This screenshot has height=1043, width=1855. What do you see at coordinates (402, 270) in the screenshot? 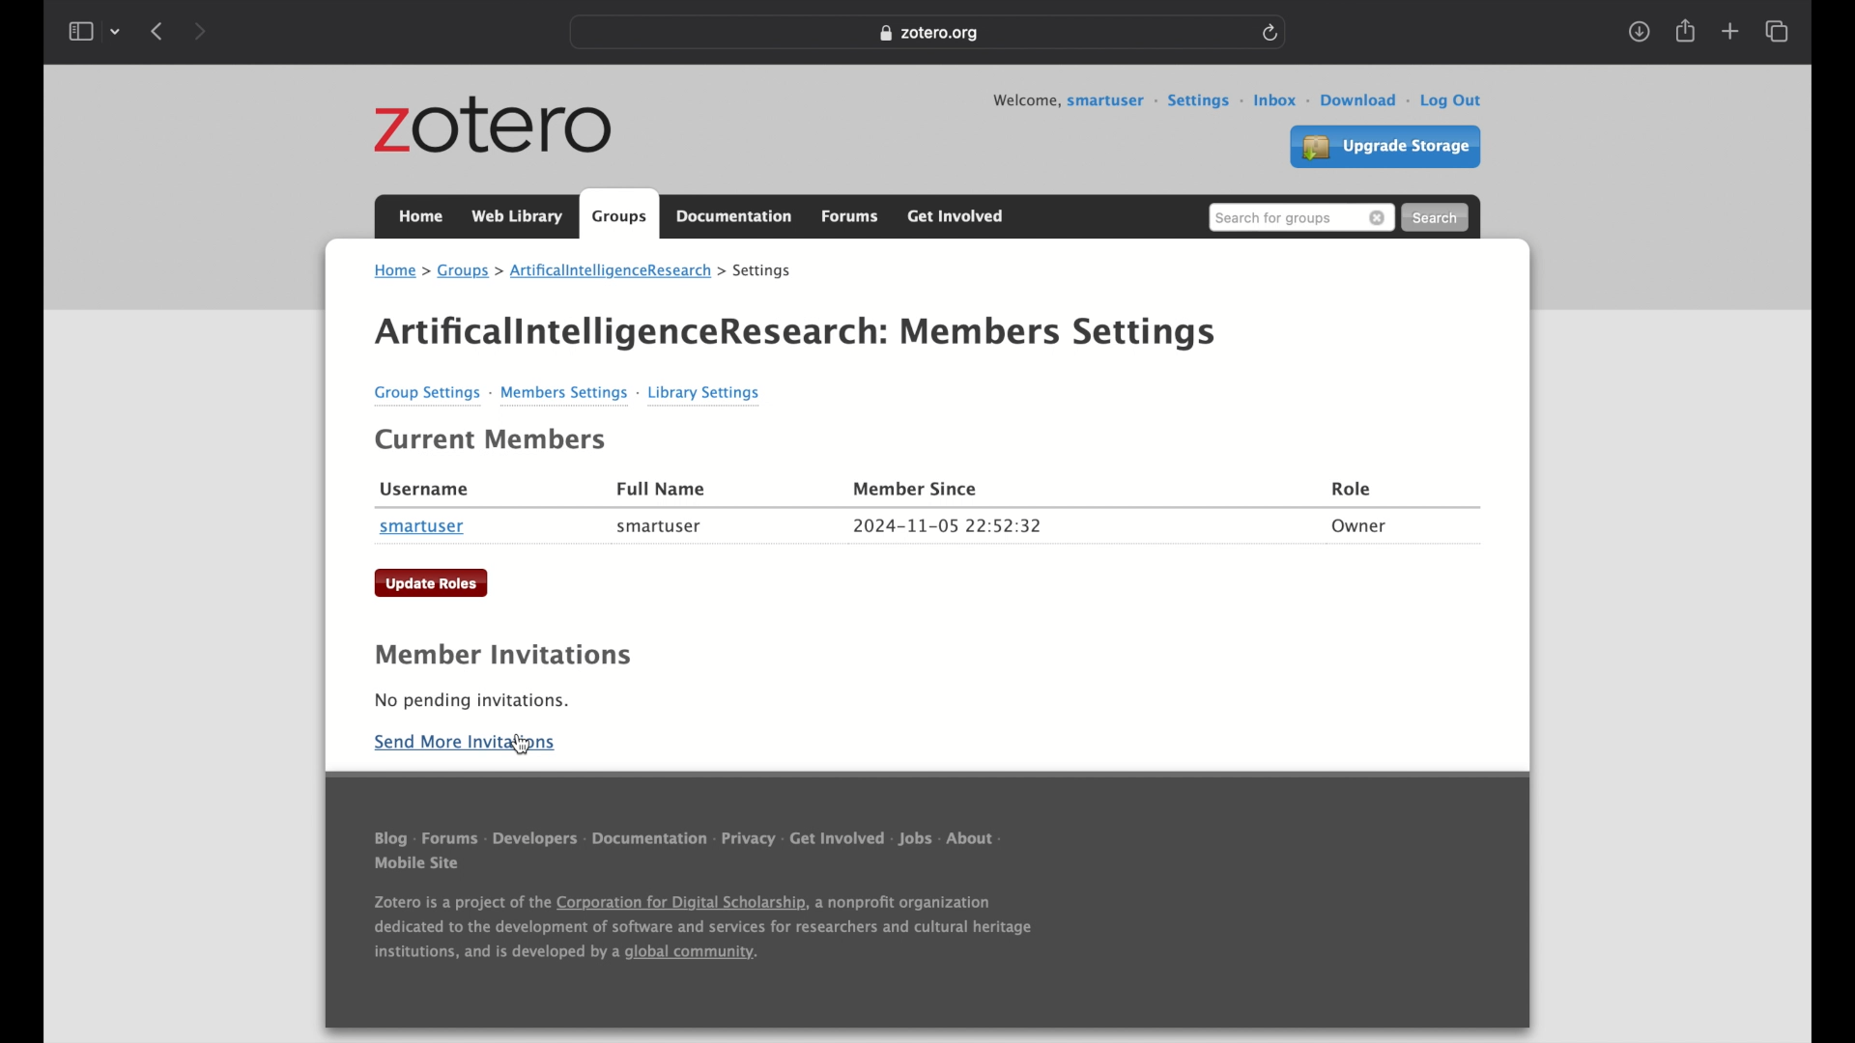
I see `home` at bounding box center [402, 270].